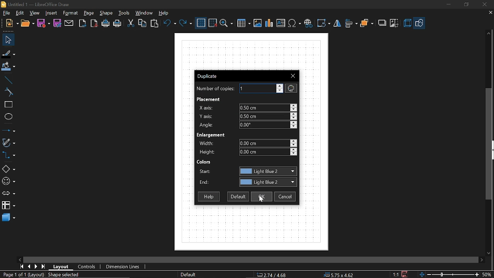 Image resolution: width=494 pixels, height=278 pixels. I want to click on redo, so click(185, 24).